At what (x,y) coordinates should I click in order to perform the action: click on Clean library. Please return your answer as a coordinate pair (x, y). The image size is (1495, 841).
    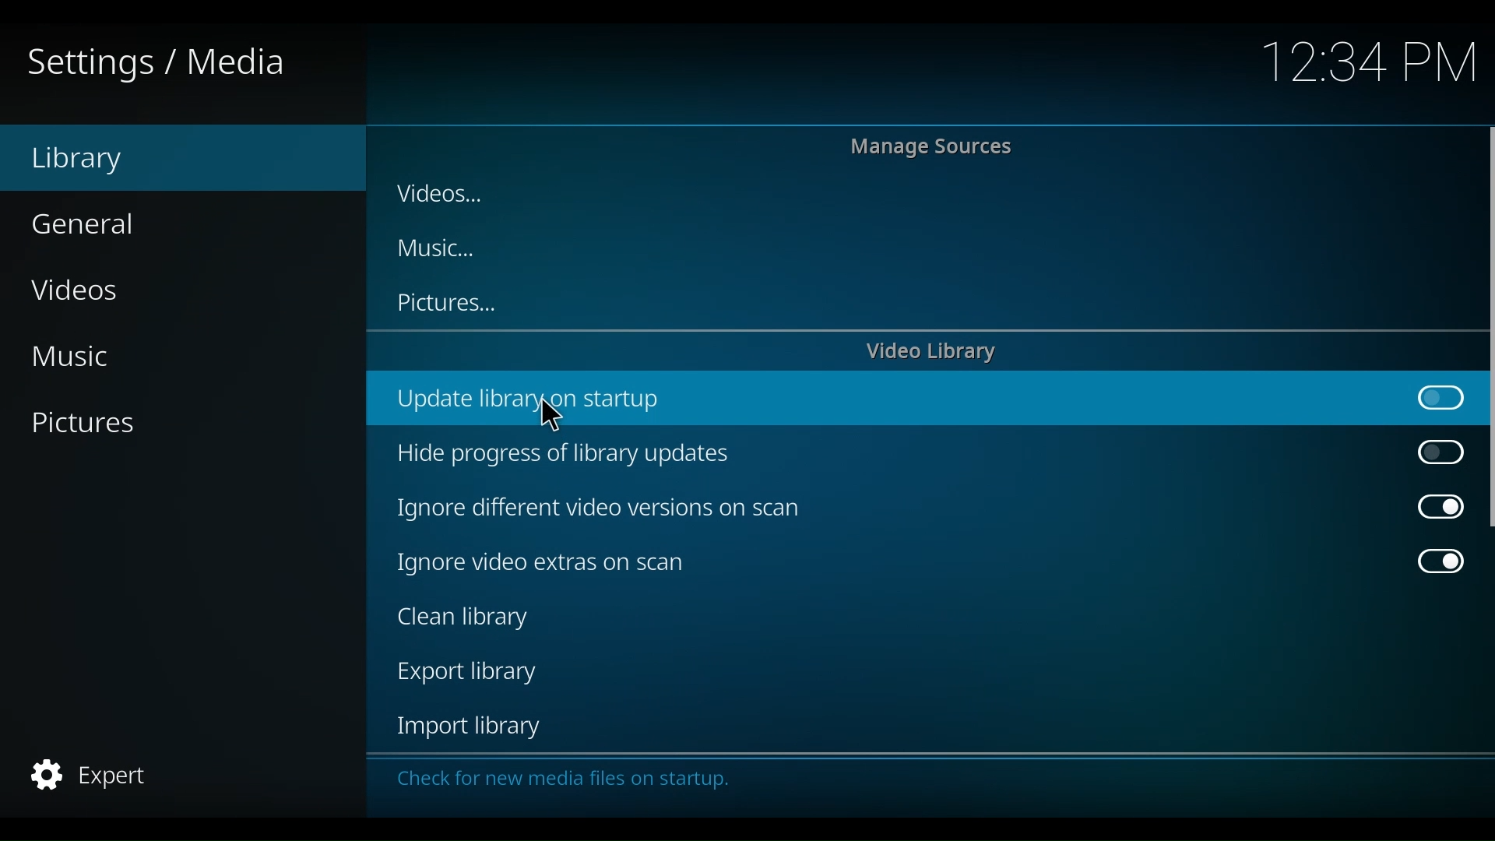
    Looking at the image, I should click on (473, 620).